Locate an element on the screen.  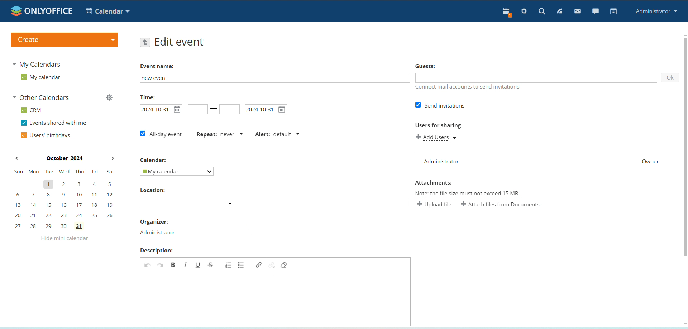
add users is located at coordinates (439, 138).